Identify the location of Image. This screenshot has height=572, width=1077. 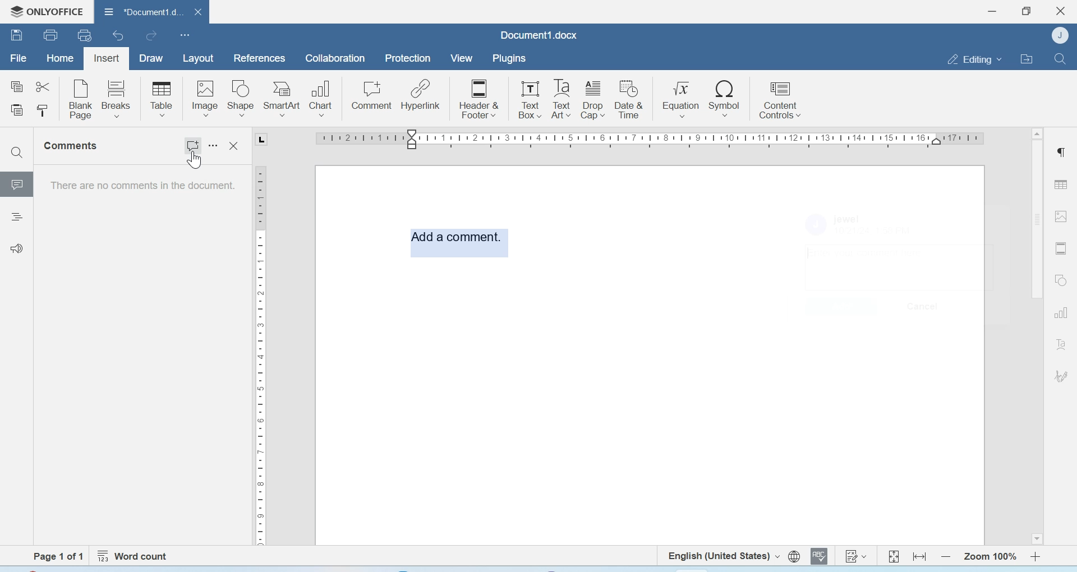
(1061, 215).